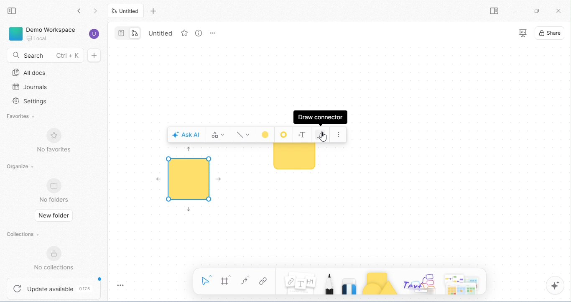 This screenshot has height=302, width=571. What do you see at coordinates (462, 283) in the screenshot?
I see `arrows and more` at bounding box center [462, 283].